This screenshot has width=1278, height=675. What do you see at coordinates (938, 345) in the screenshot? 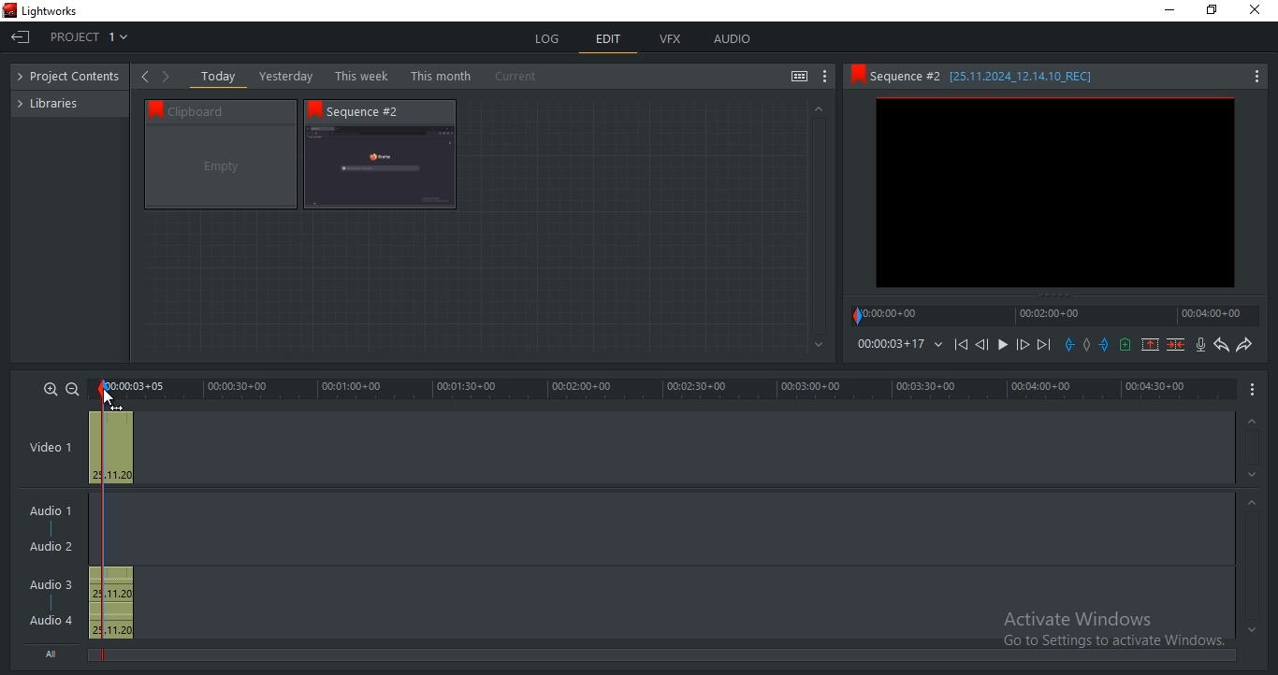
I see `Drop down arrow` at bounding box center [938, 345].